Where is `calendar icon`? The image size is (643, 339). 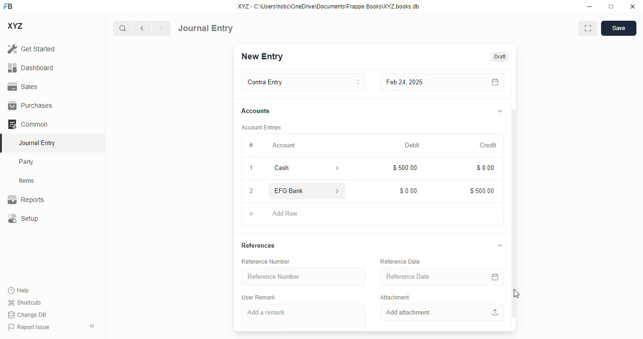 calendar icon is located at coordinates (494, 277).